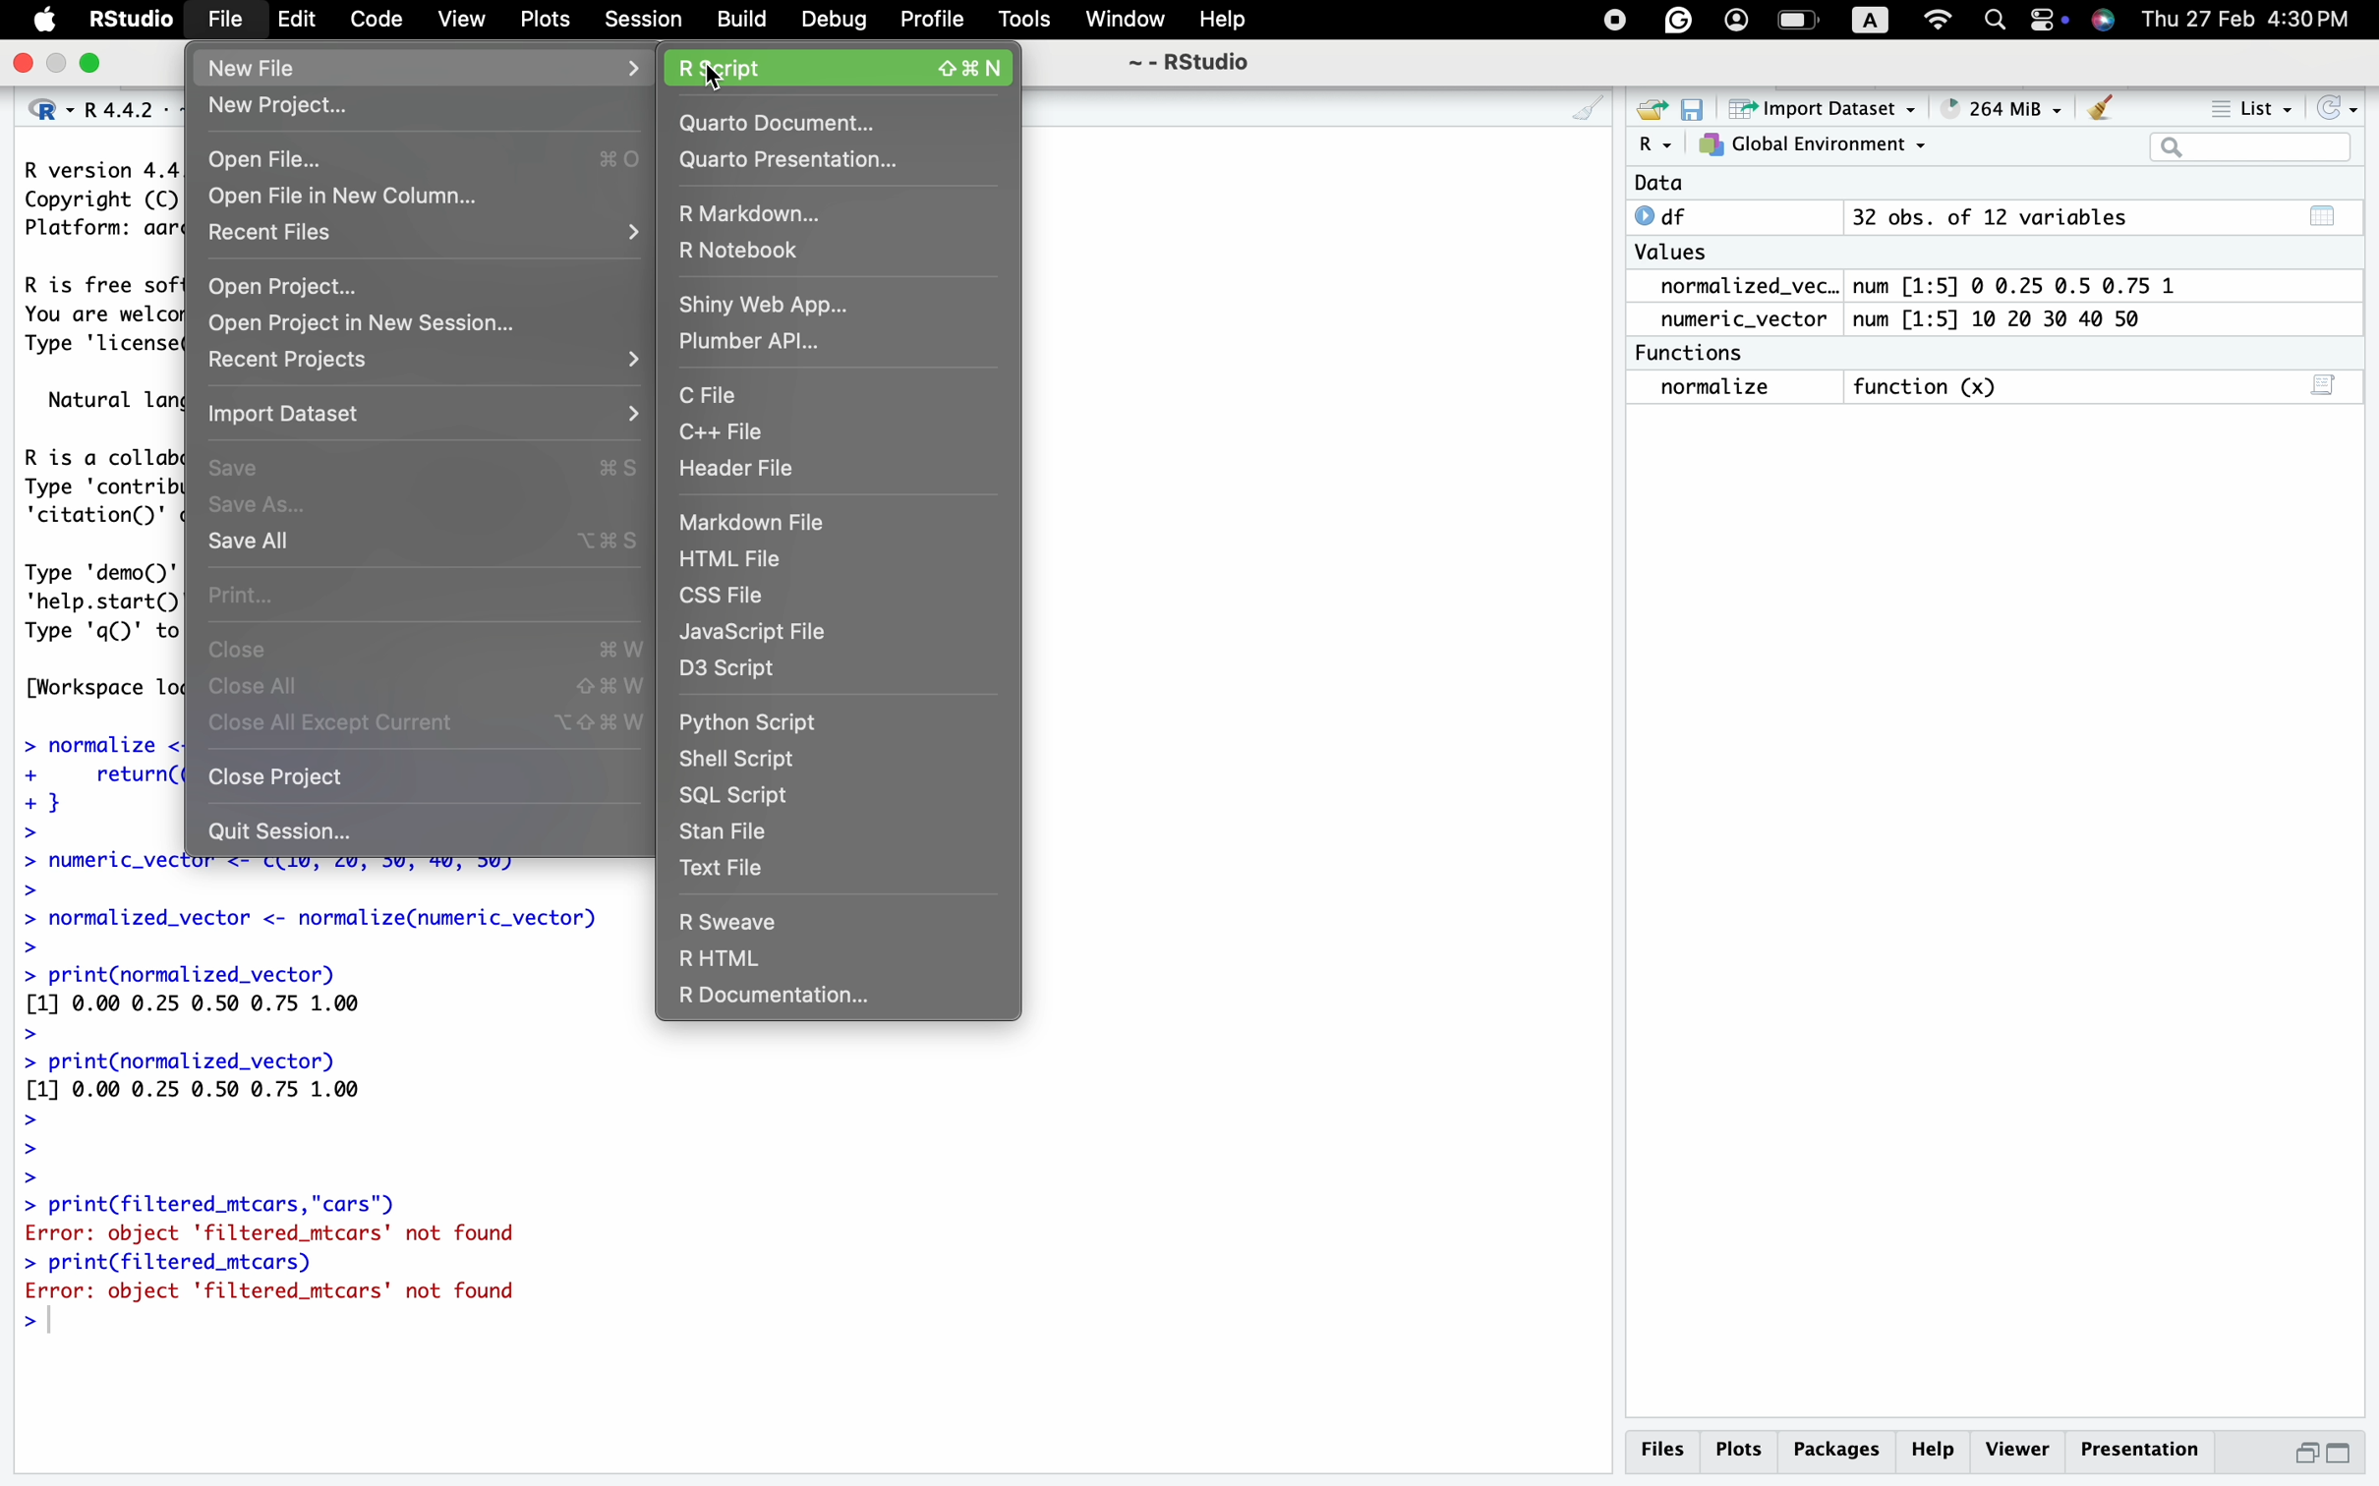 The image size is (2379, 1486). Describe the element at coordinates (101, 689) in the screenshot. I see `[Workspace lo` at that location.